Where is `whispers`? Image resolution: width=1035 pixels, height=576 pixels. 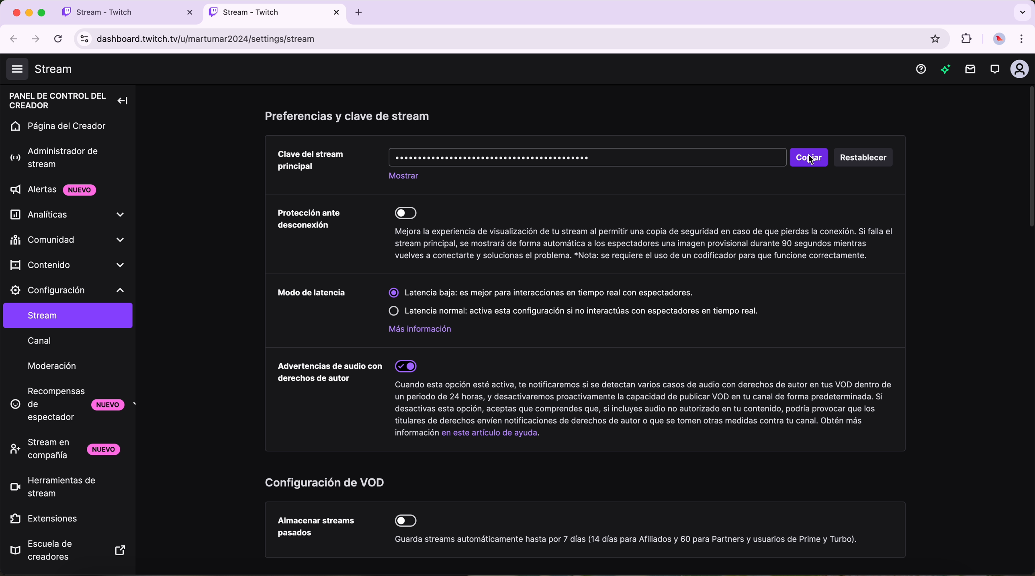 whispers is located at coordinates (995, 69).